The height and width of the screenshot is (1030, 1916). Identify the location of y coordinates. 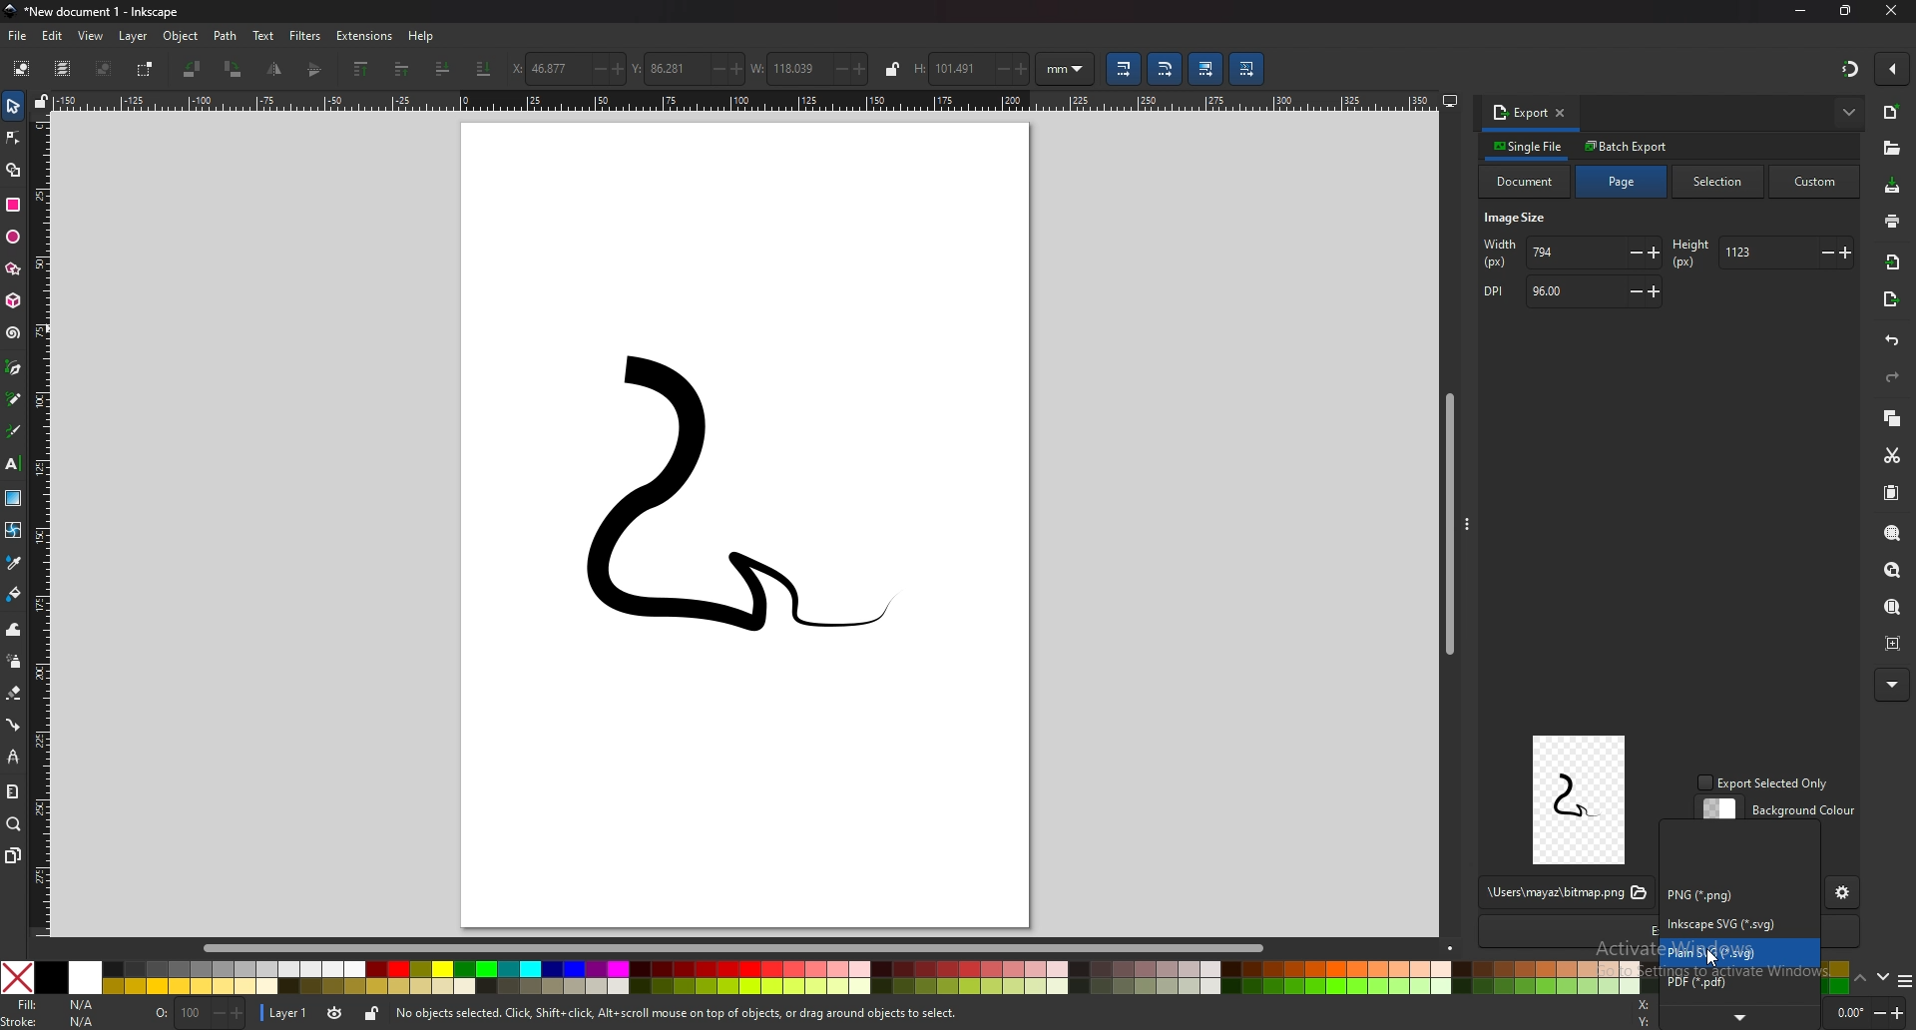
(688, 68).